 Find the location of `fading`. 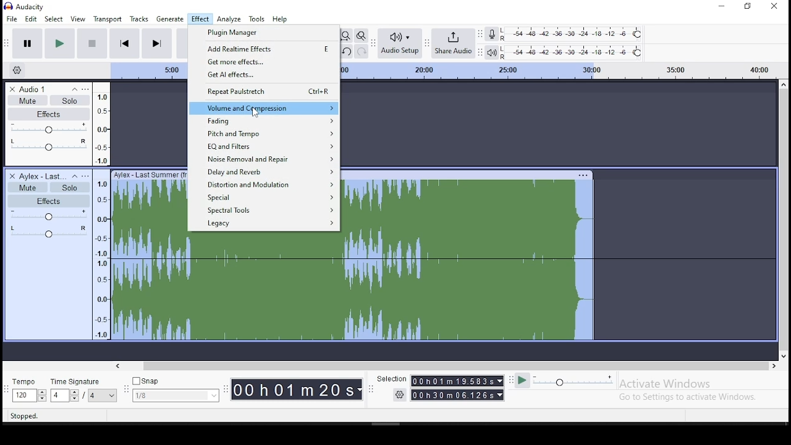

fading is located at coordinates (264, 122).